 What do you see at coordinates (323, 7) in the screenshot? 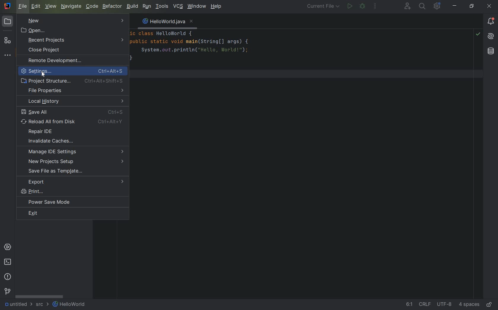
I see `CURRENT FILE` at bounding box center [323, 7].